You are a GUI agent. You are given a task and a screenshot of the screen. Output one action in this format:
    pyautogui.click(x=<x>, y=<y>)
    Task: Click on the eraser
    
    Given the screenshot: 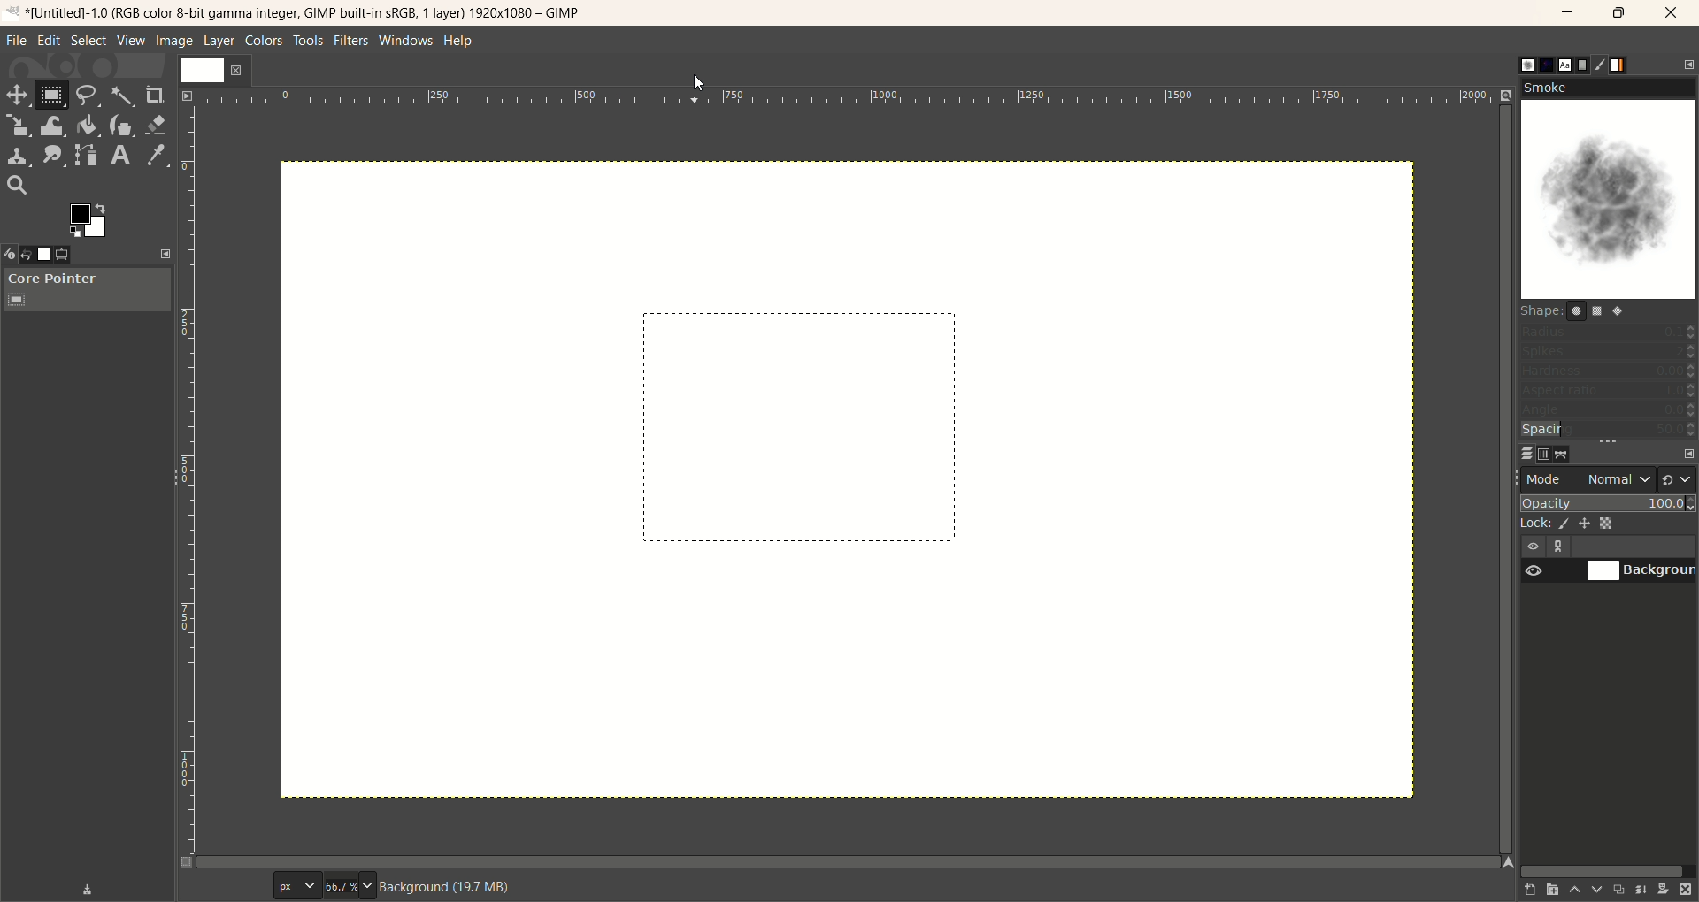 What is the action you would take?
    pyautogui.click(x=156, y=124)
    